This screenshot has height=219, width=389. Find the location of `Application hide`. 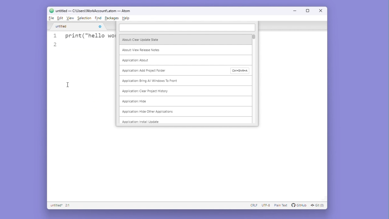

Application hide is located at coordinates (135, 101).